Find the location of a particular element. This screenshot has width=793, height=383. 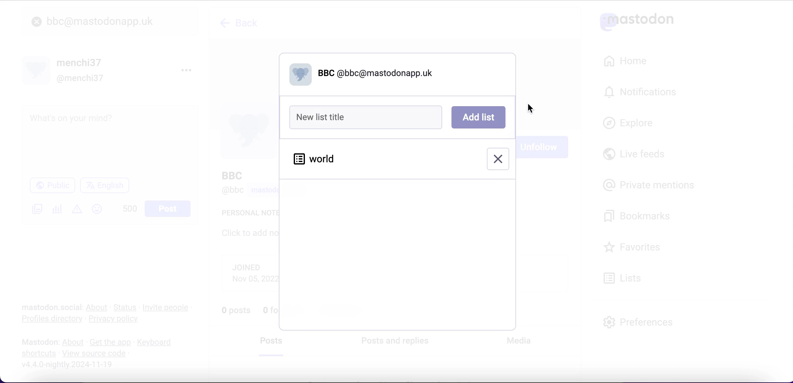

user search is located at coordinates (110, 21).